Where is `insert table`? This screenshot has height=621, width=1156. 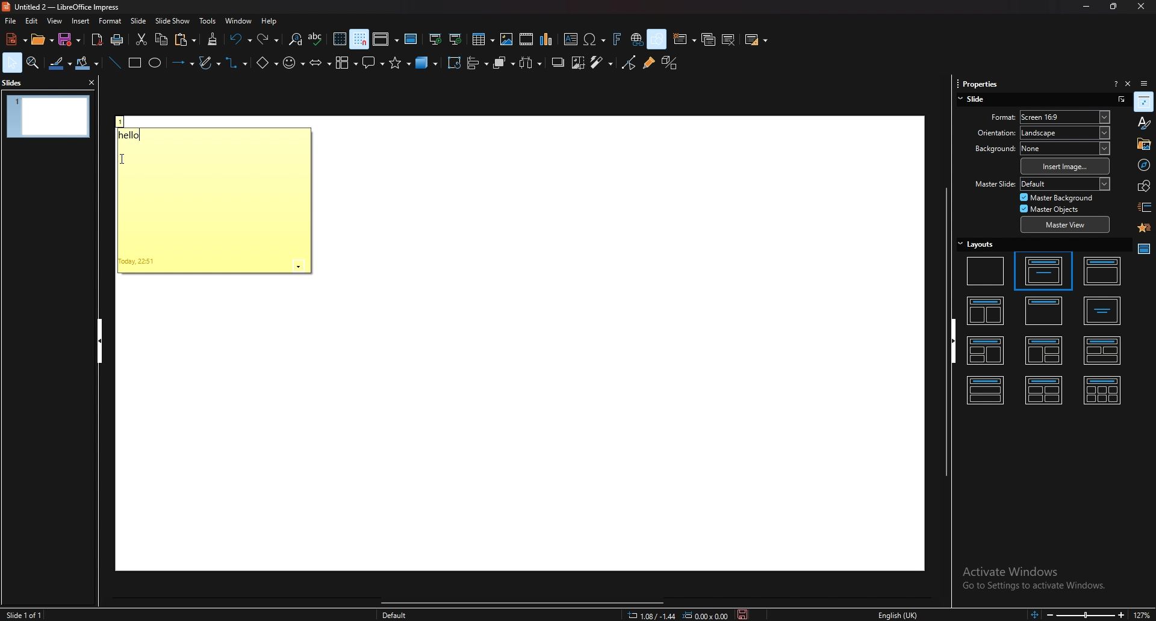
insert table is located at coordinates (482, 39).